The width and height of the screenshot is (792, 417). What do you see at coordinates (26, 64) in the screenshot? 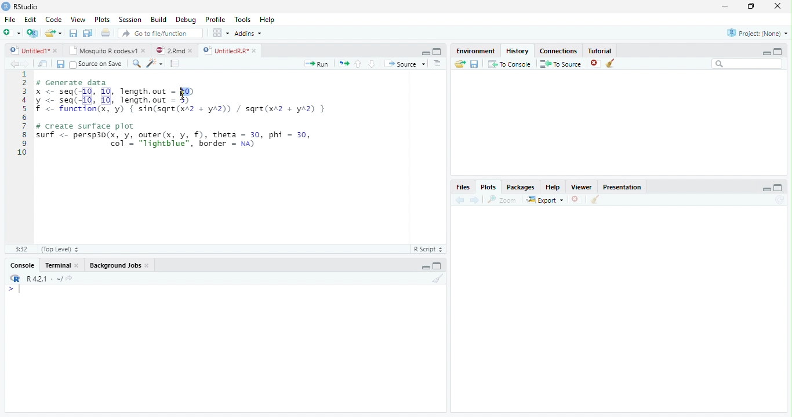
I see `Go forward to next source location` at bounding box center [26, 64].